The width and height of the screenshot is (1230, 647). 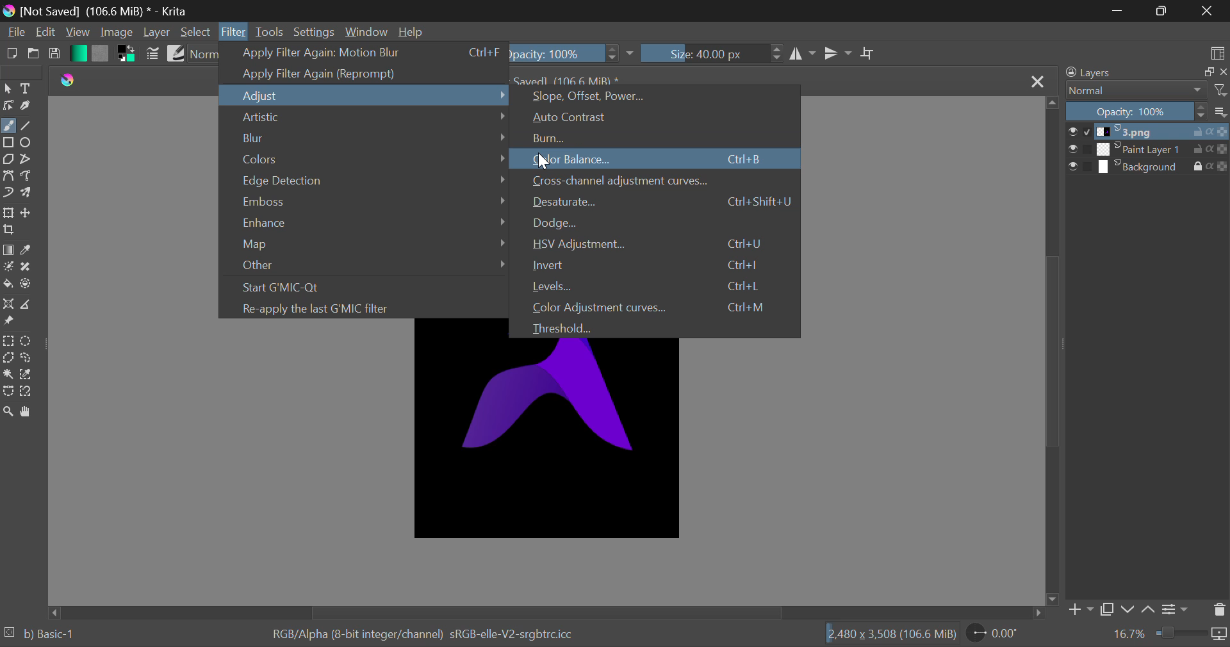 What do you see at coordinates (28, 340) in the screenshot?
I see `Circular Selection` at bounding box center [28, 340].